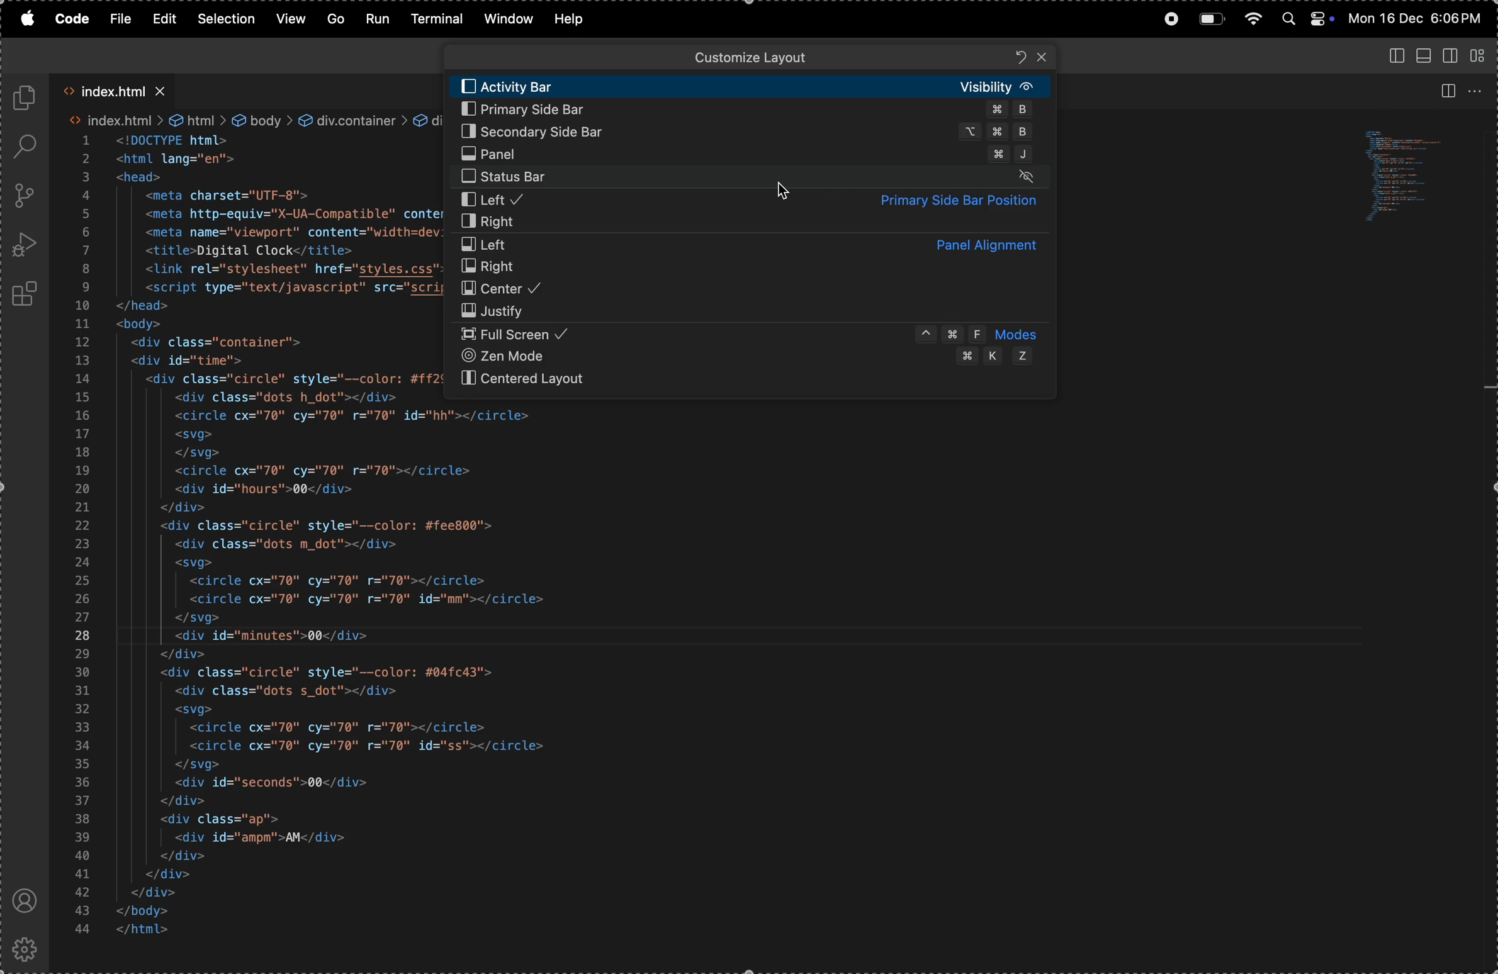 The width and height of the screenshot is (1498, 974). What do you see at coordinates (777, 55) in the screenshot?
I see `search bar` at bounding box center [777, 55].